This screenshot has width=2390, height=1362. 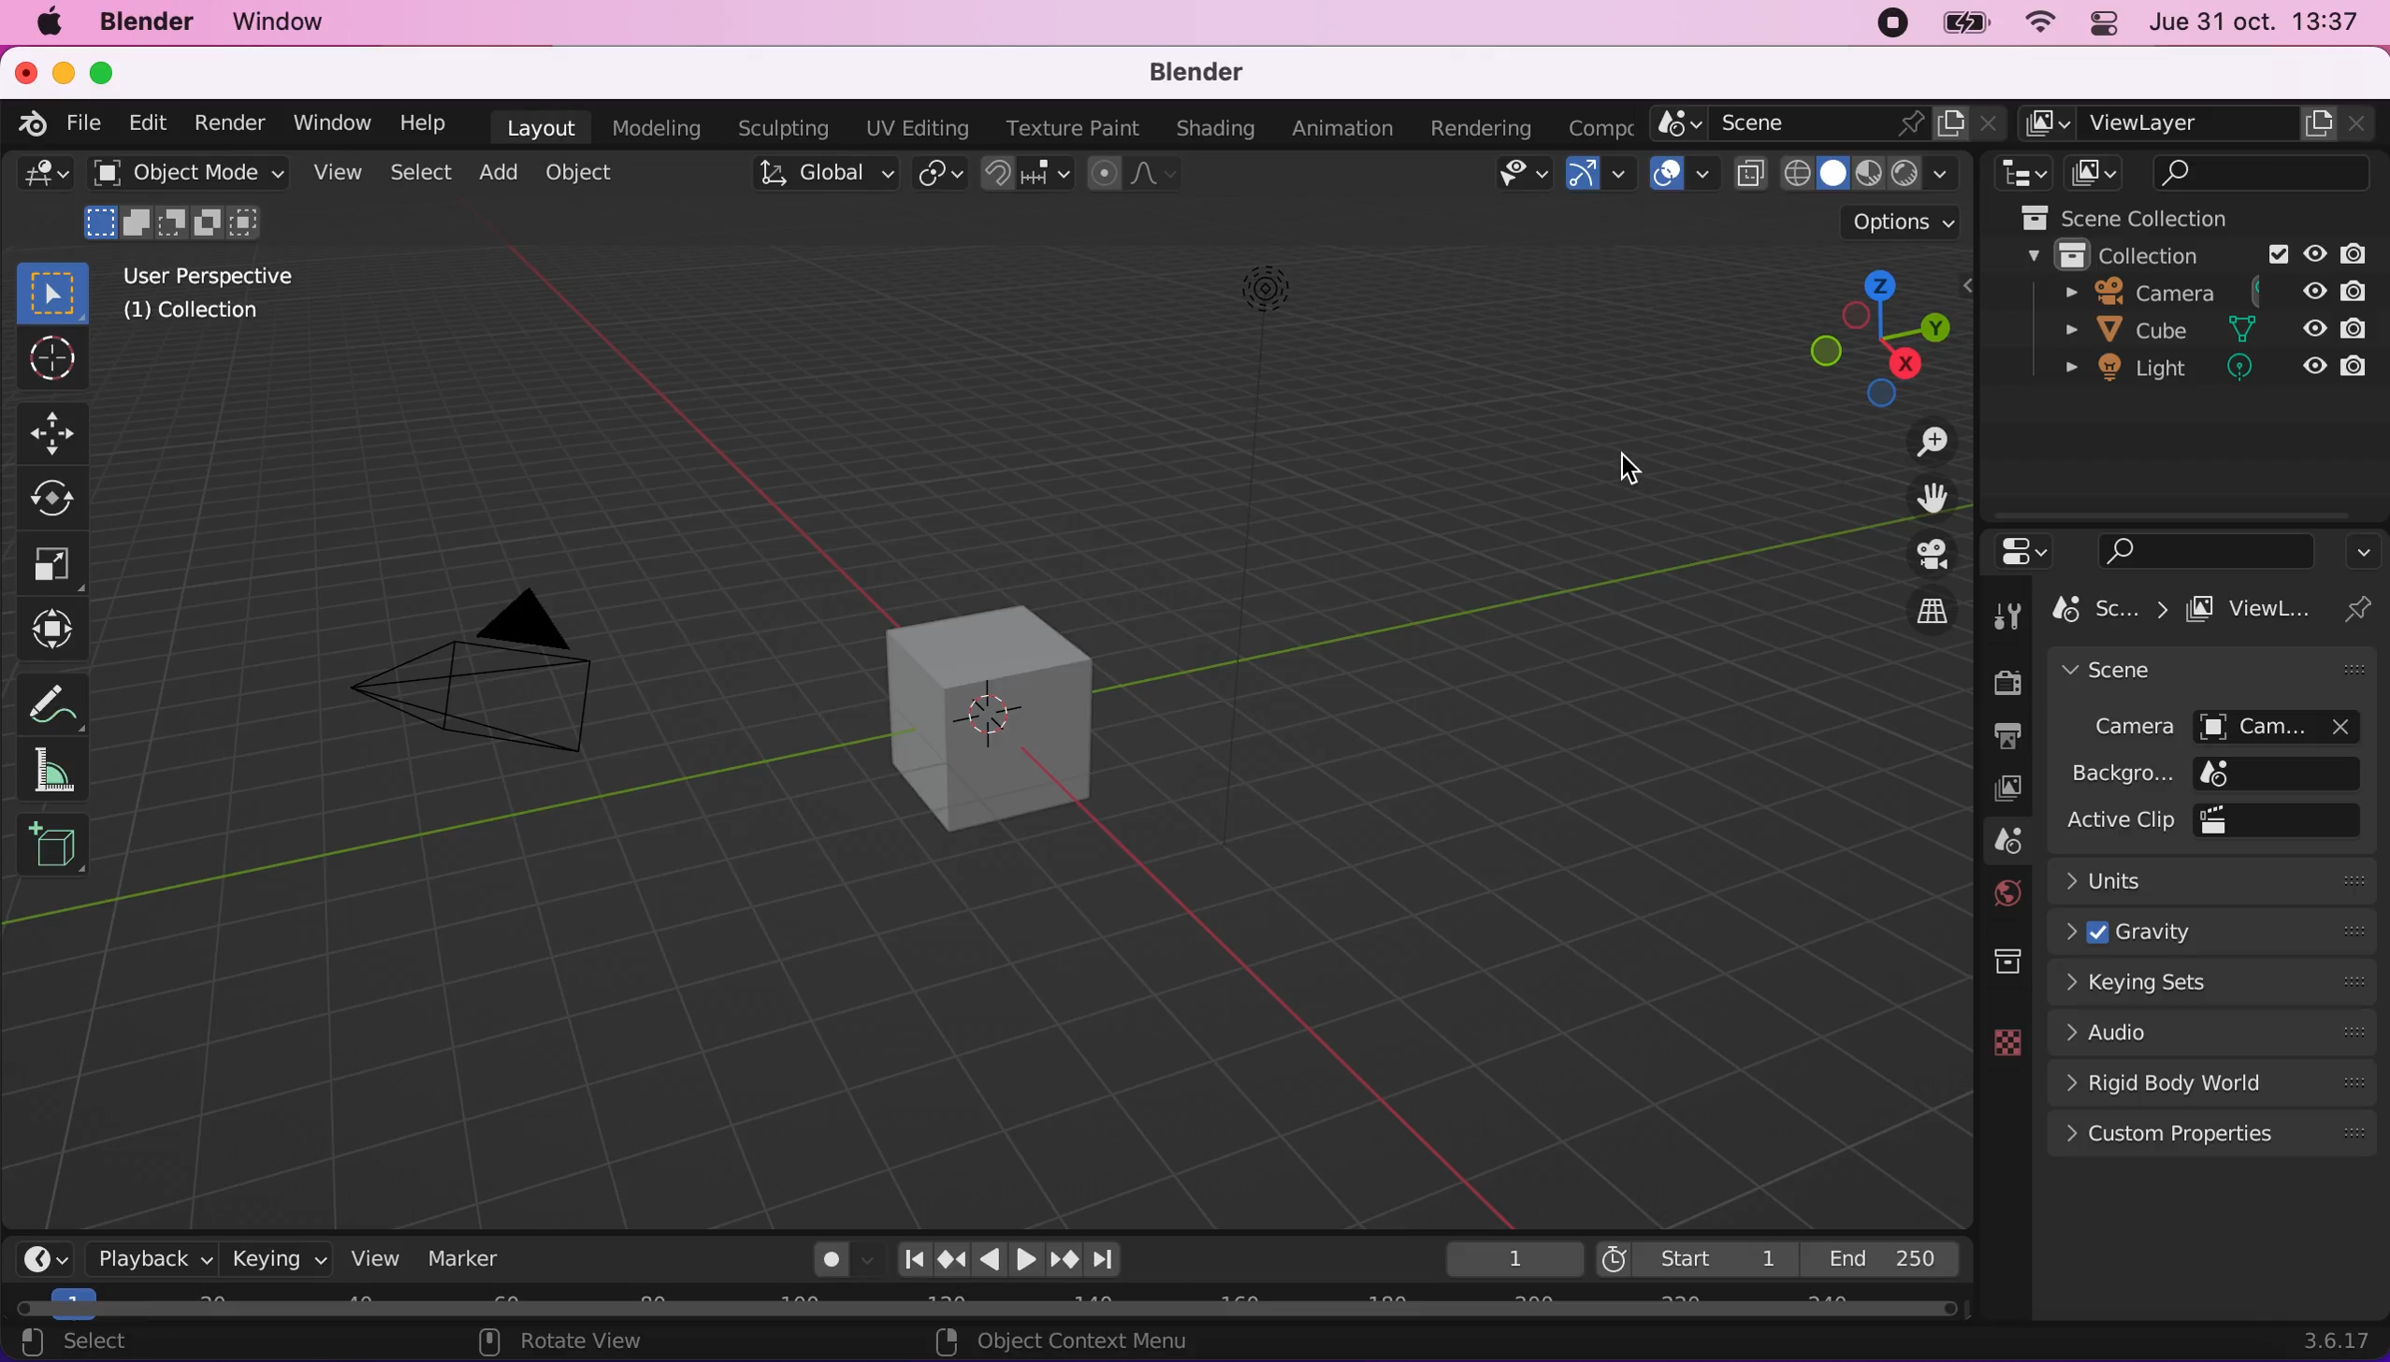 What do you see at coordinates (150, 121) in the screenshot?
I see `edit` at bounding box center [150, 121].